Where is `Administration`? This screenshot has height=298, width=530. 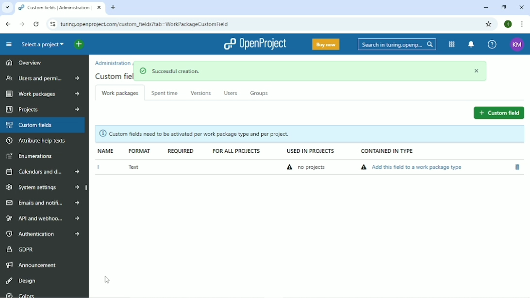
Administration is located at coordinates (112, 63).